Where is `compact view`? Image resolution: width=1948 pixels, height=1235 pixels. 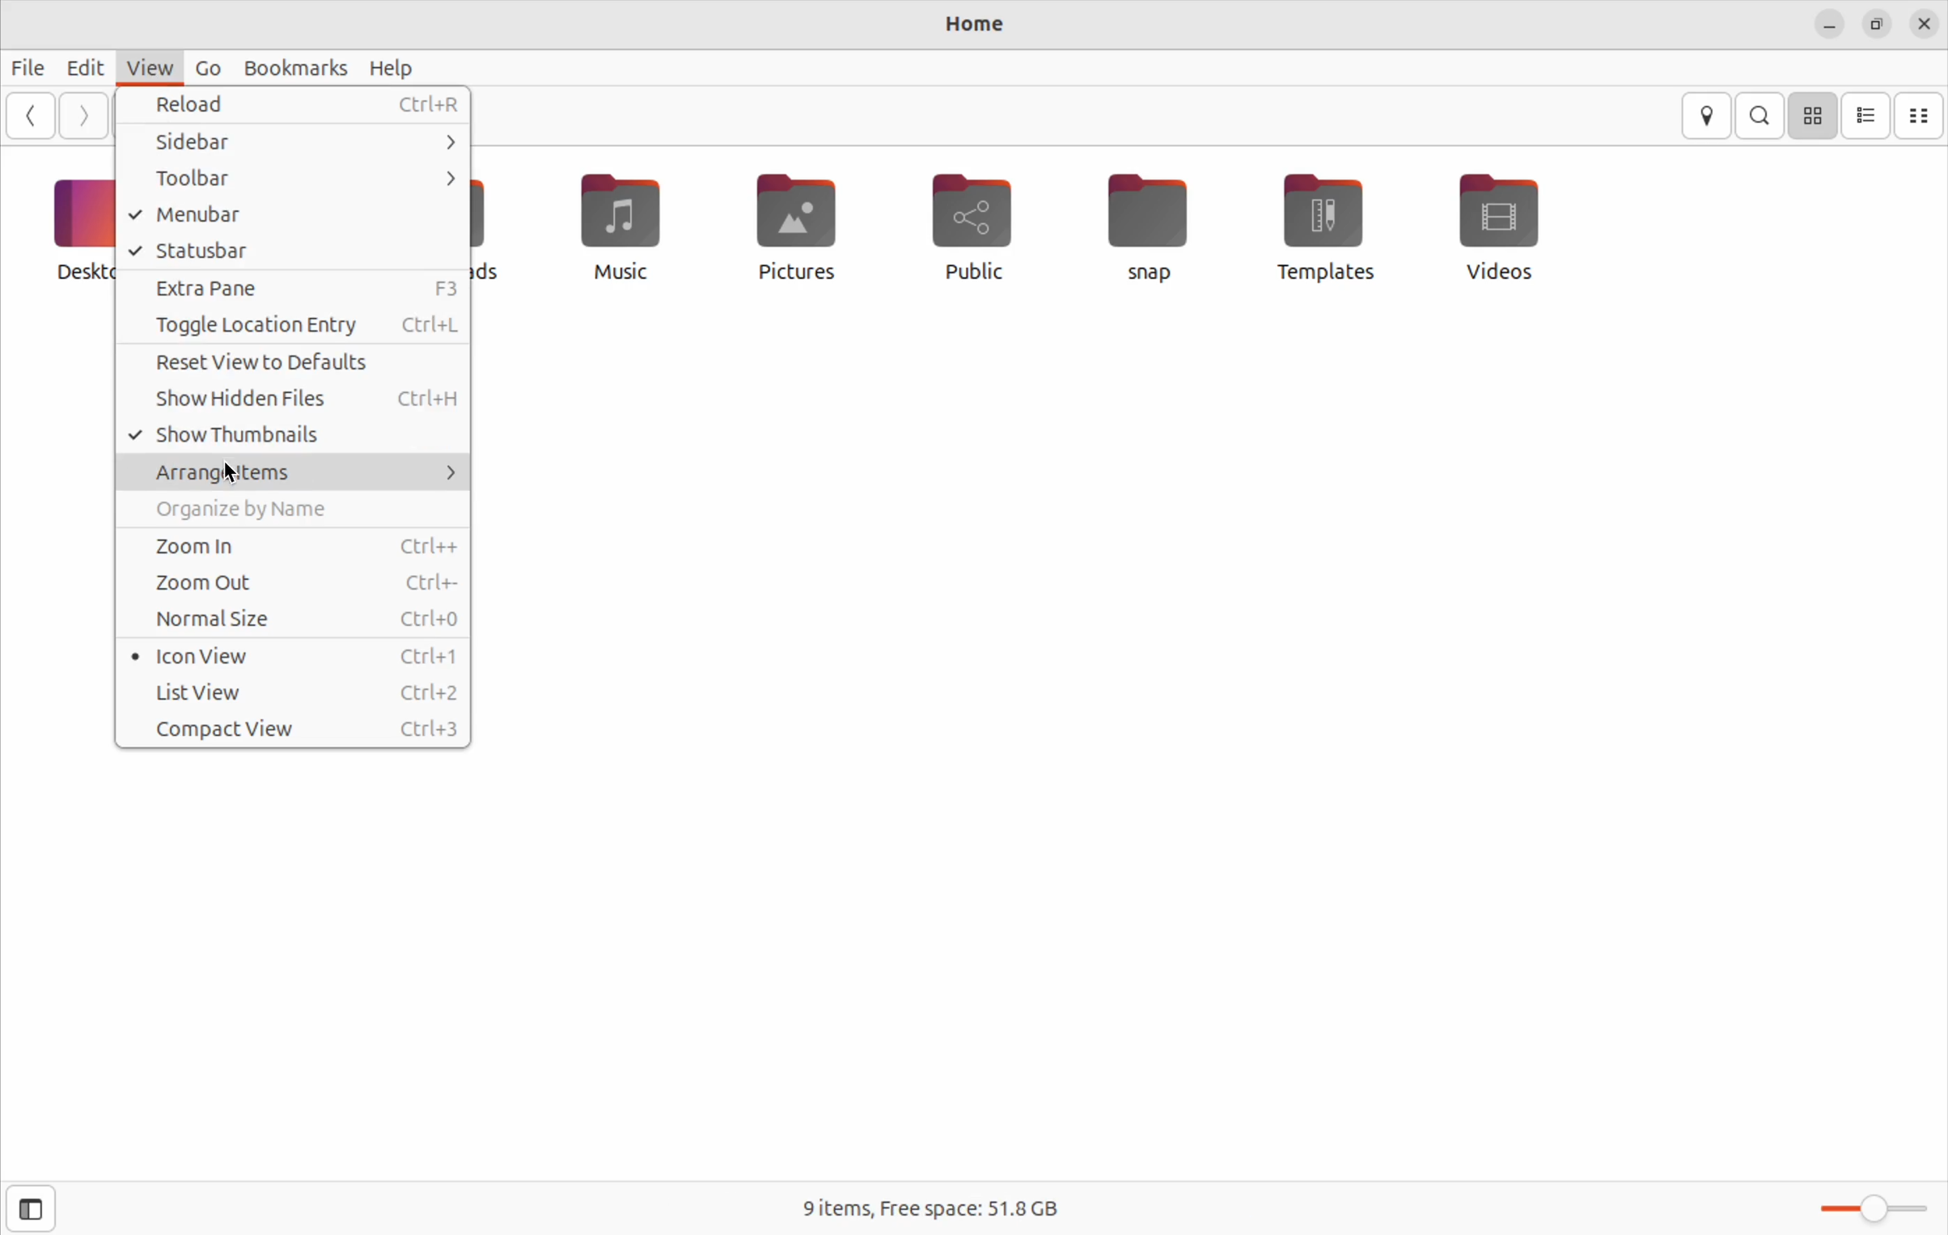 compact view is located at coordinates (295, 729).